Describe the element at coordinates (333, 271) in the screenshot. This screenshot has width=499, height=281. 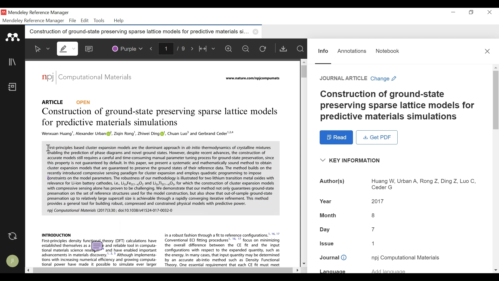
I see `Language` at that location.